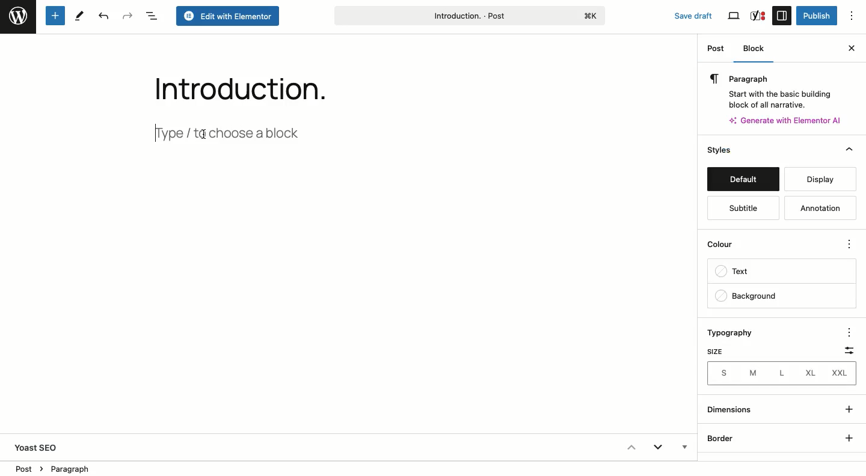 The height and width of the screenshot is (476, 866). What do you see at coordinates (846, 348) in the screenshot?
I see `Scale` at bounding box center [846, 348].